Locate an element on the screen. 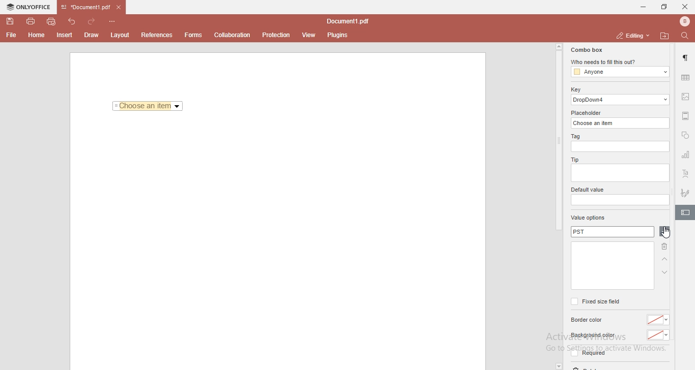  highlighted add button is located at coordinates (664, 232).